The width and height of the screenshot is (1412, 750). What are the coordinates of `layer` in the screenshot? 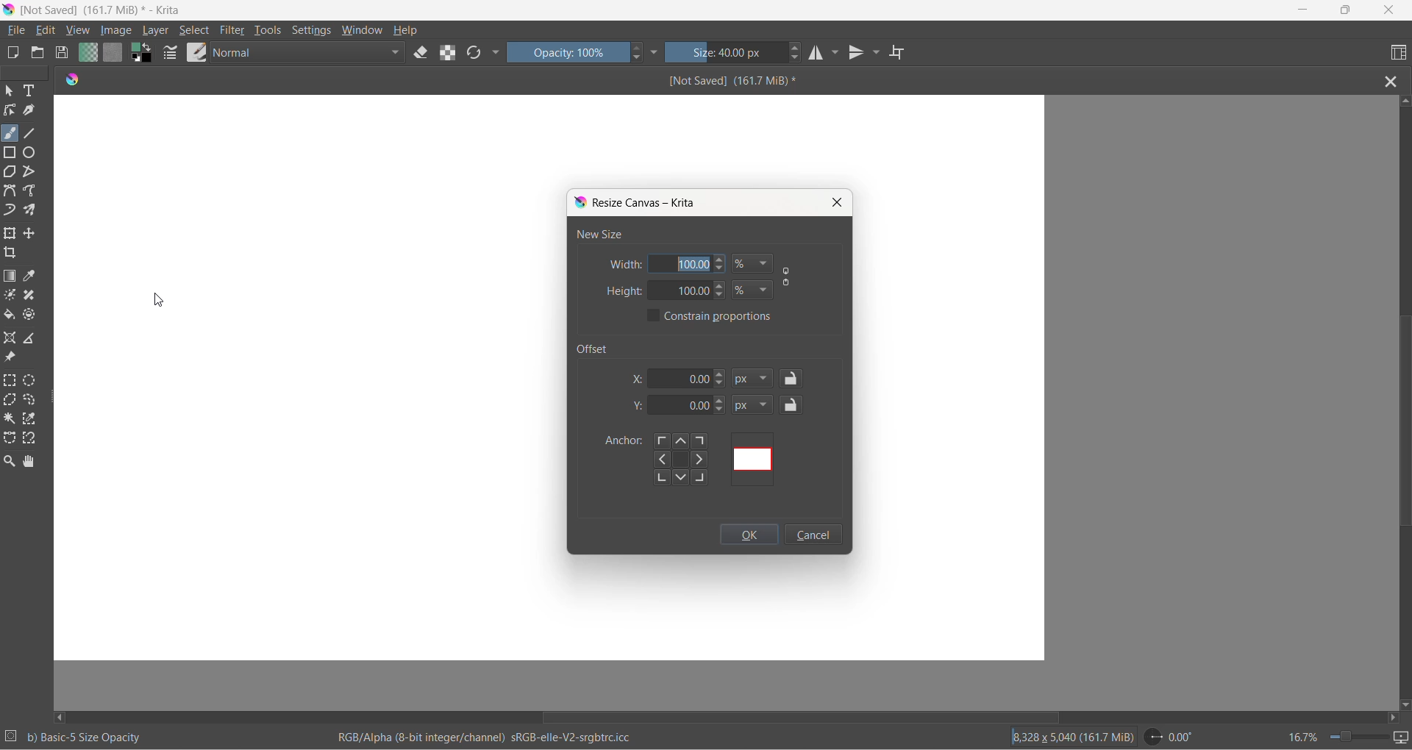 It's located at (157, 31).